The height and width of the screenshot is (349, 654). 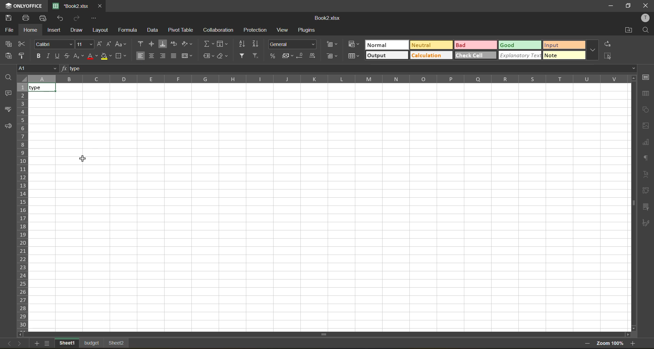 What do you see at coordinates (40, 56) in the screenshot?
I see `bold` at bounding box center [40, 56].